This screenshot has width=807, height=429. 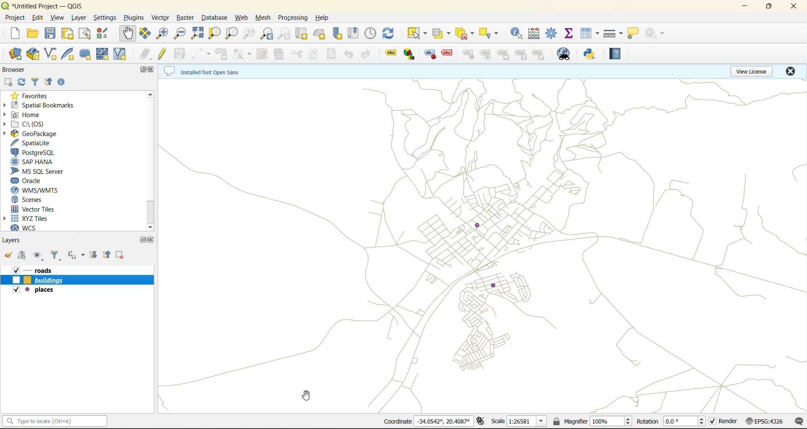 I want to click on identify features, so click(x=519, y=33).